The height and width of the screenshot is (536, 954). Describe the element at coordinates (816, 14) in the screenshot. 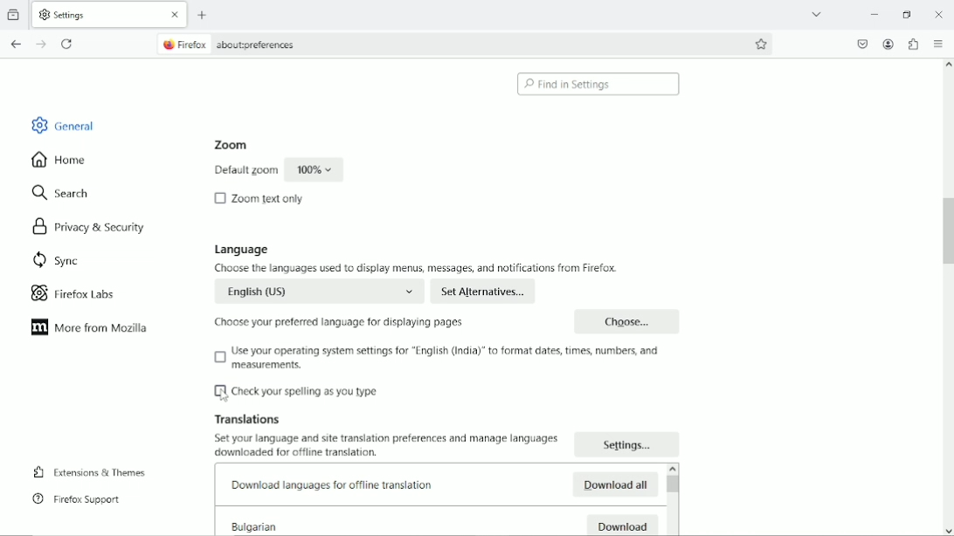

I see `list all tabs` at that location.